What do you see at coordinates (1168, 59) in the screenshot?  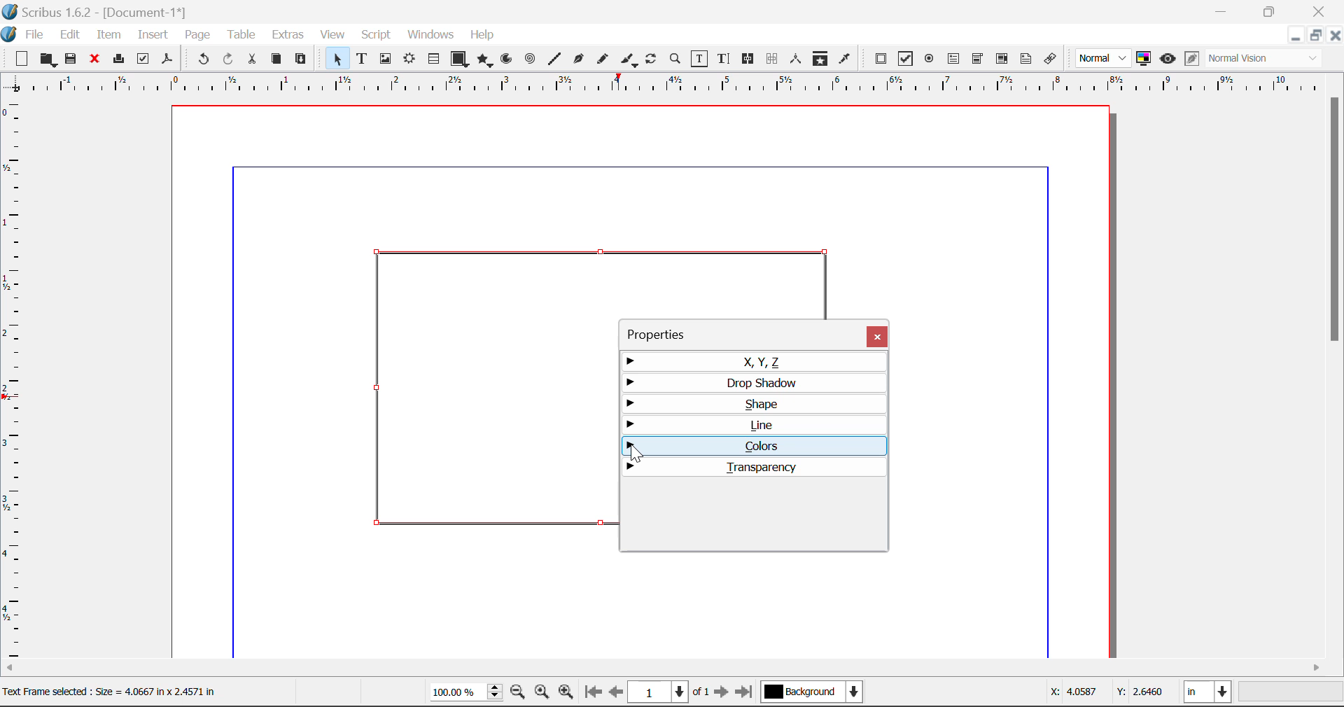 I see `Preview Mode` at bounding box center [1168, 59].